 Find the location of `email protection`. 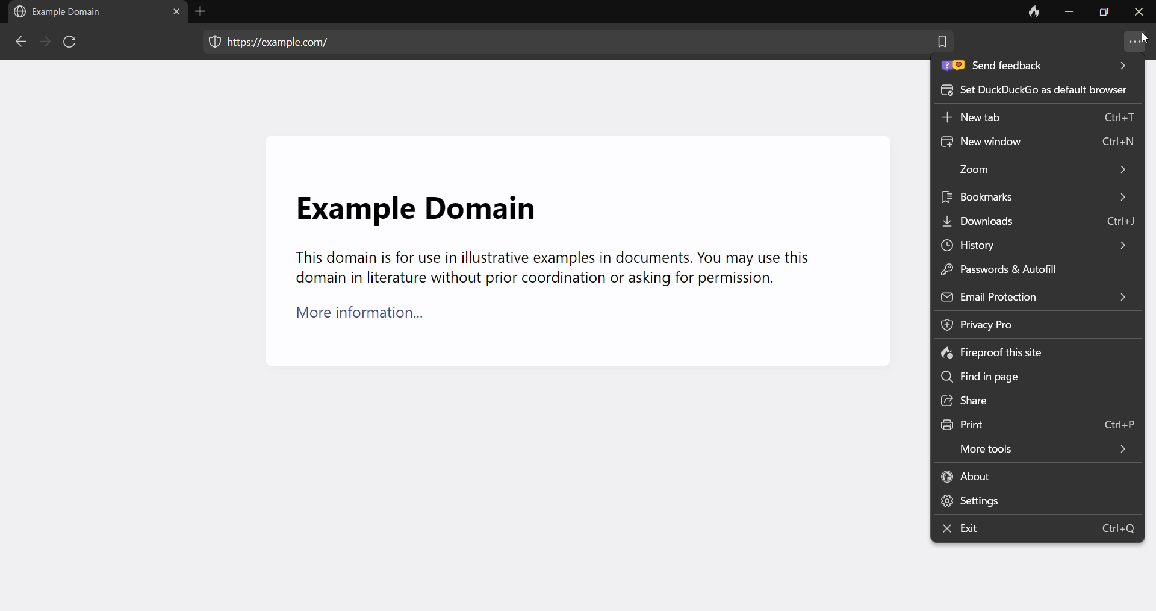

email protection is located at coordinates (1036, 295).